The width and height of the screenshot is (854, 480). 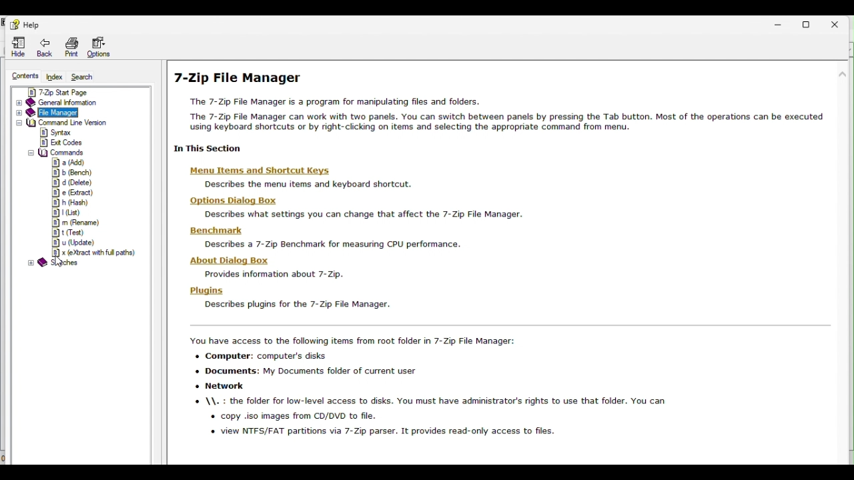 I want to click on ‘Menu Items and Shortcut Keys, so click(x=269, y=171).